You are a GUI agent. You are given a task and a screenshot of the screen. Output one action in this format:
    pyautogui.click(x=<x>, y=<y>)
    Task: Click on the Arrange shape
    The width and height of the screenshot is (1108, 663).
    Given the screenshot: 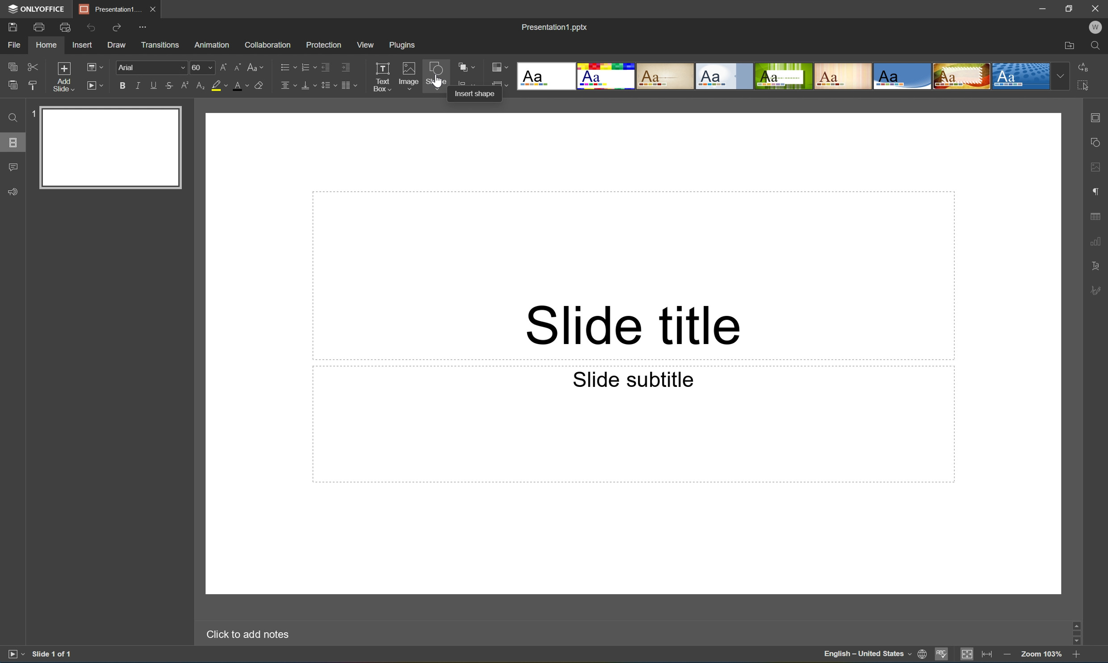 What is the action you would take?
    pyautogui.click(x=466, y=68)
    